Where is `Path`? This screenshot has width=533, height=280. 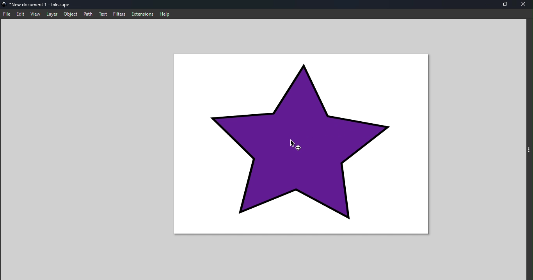
Path is located at coordinates (87, 14).